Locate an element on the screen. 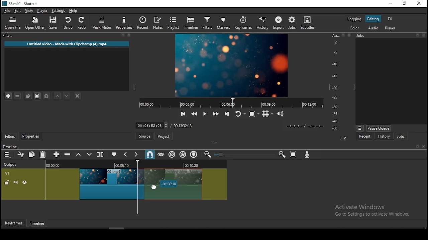 This screenshot has height=240, width=428. toggle player looping is located at coordinates (240, 114).